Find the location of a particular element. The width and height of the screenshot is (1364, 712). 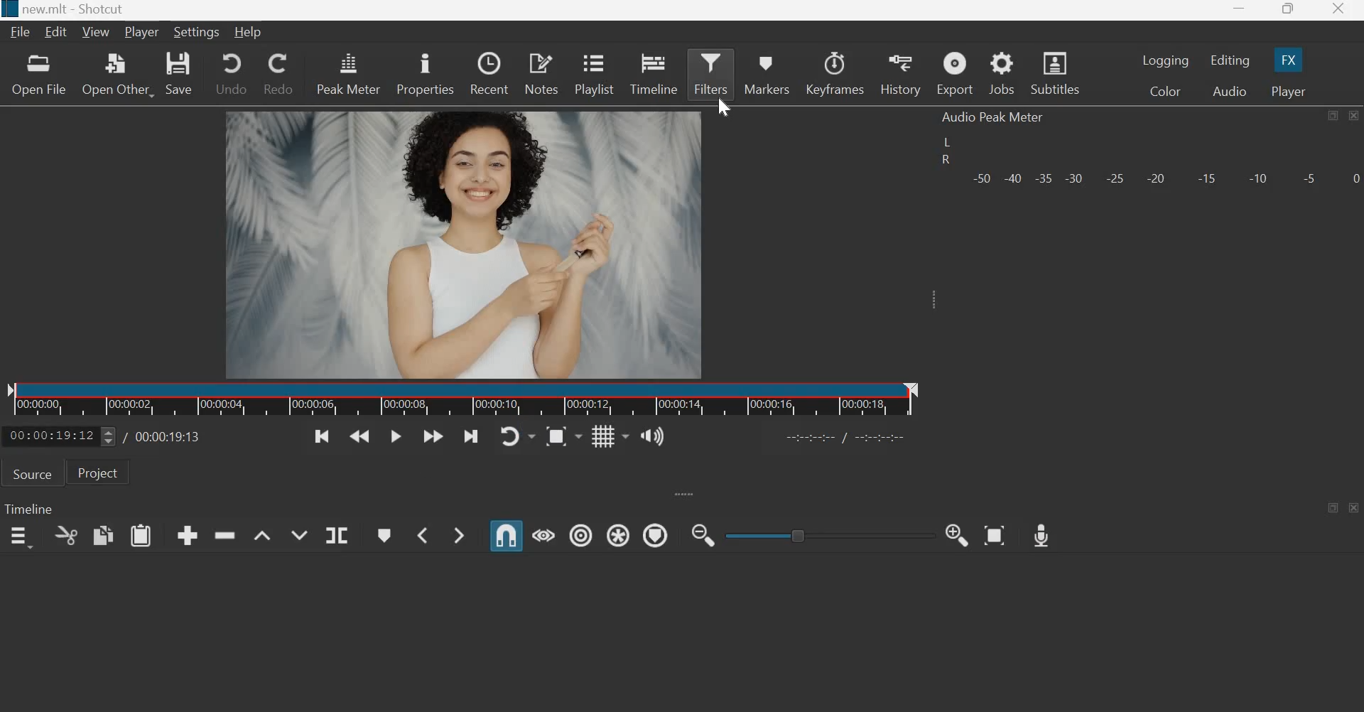

Skip to the next point is located at coordinates (472, 435).